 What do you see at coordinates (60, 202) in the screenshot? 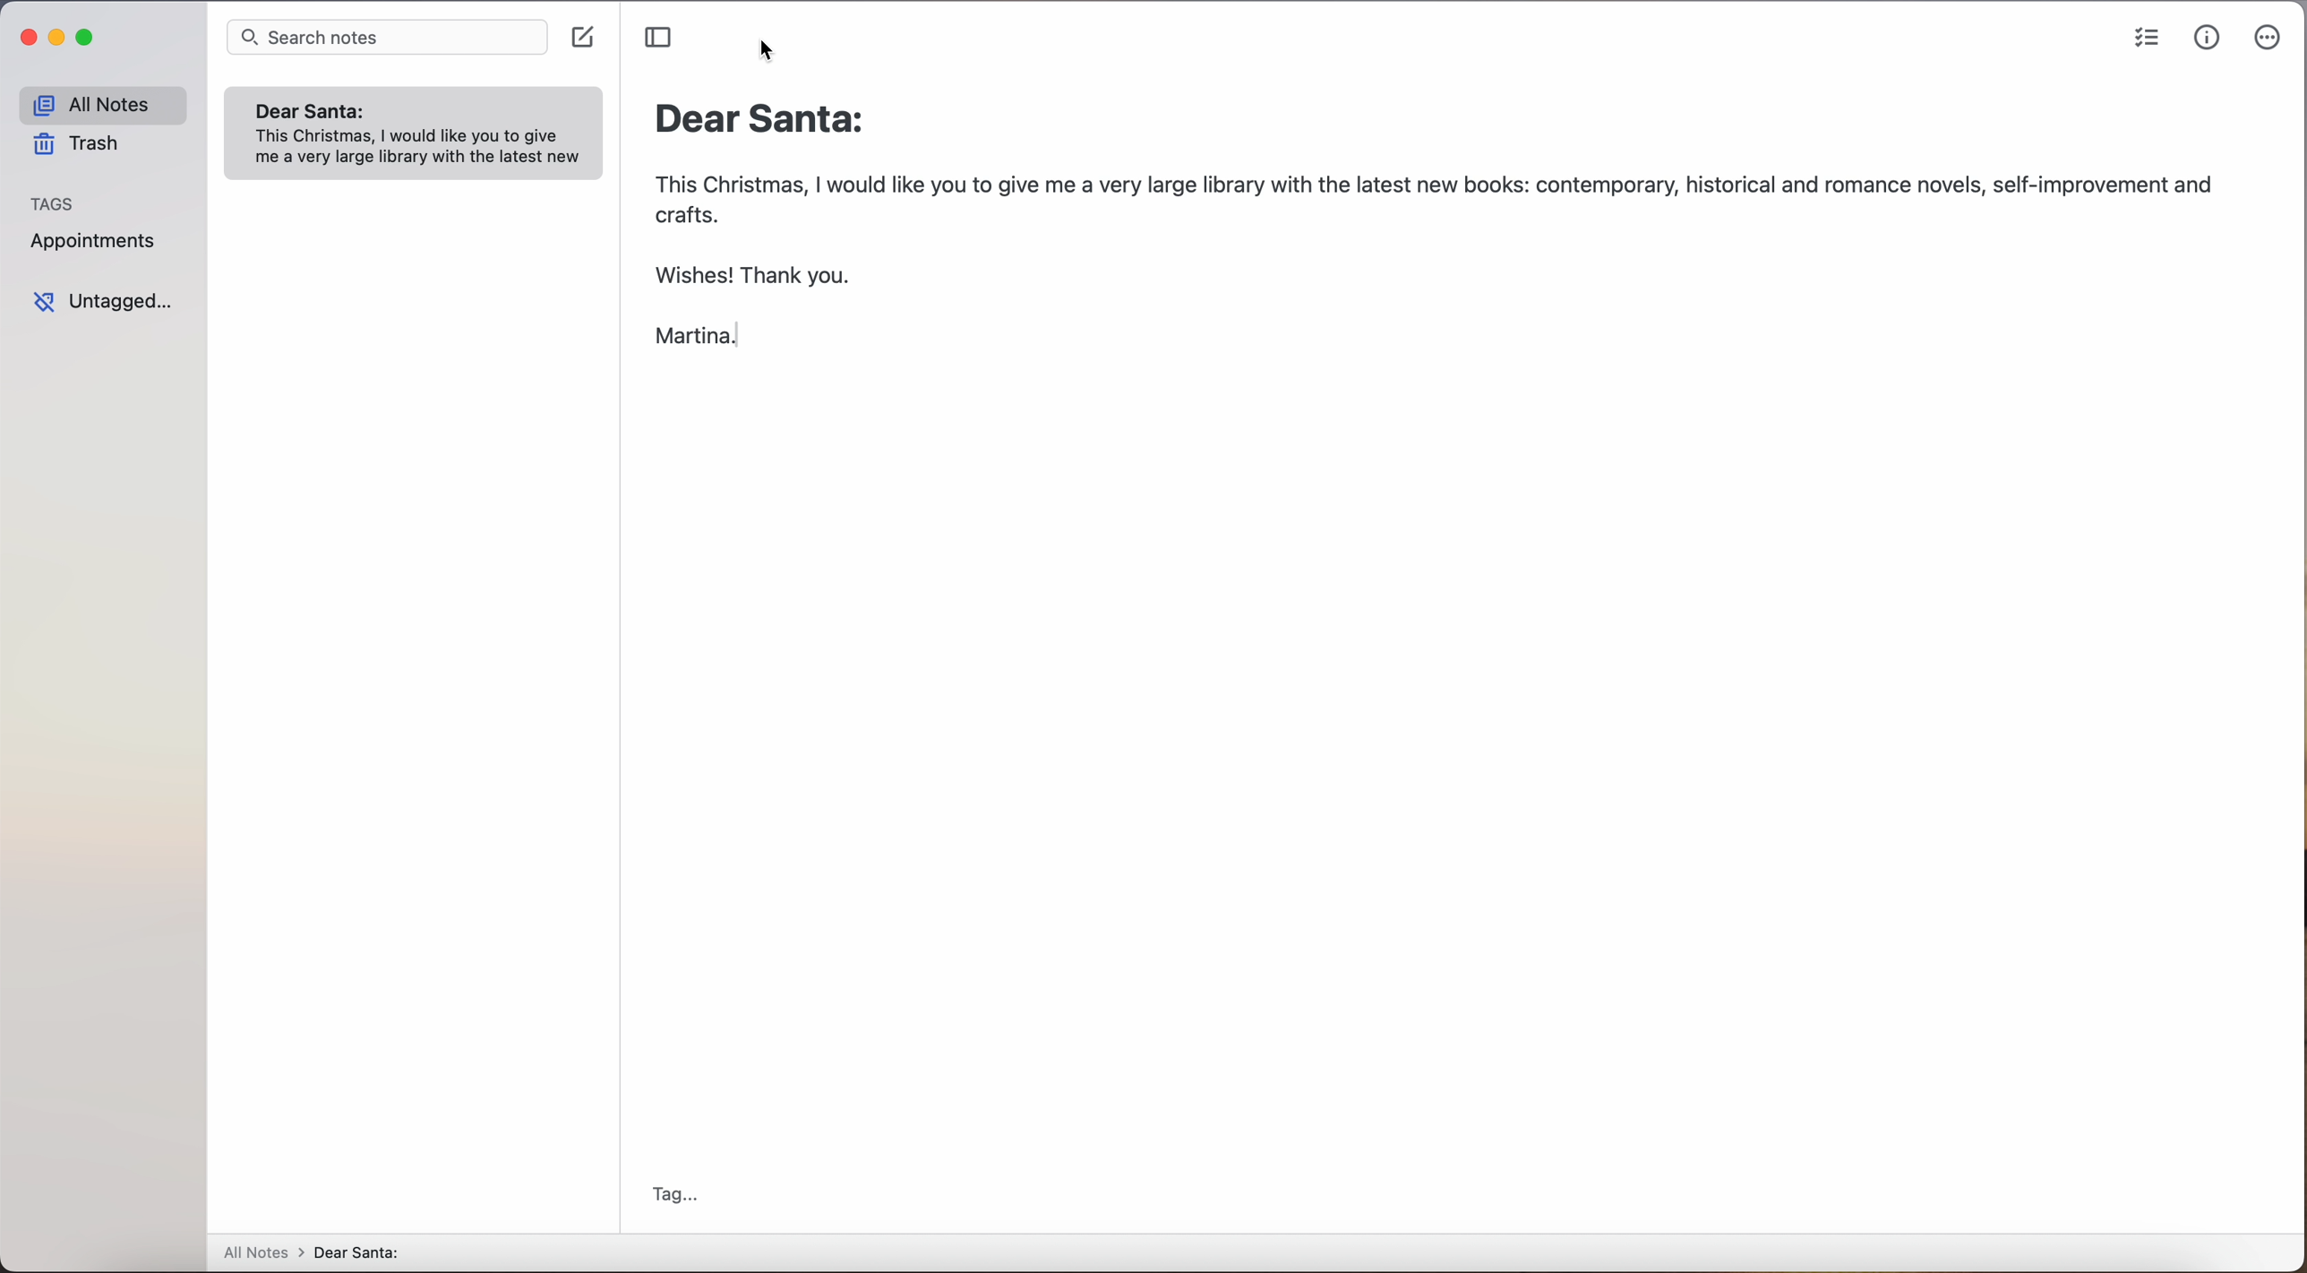
I see `tags` at bounding box center [60, 202].